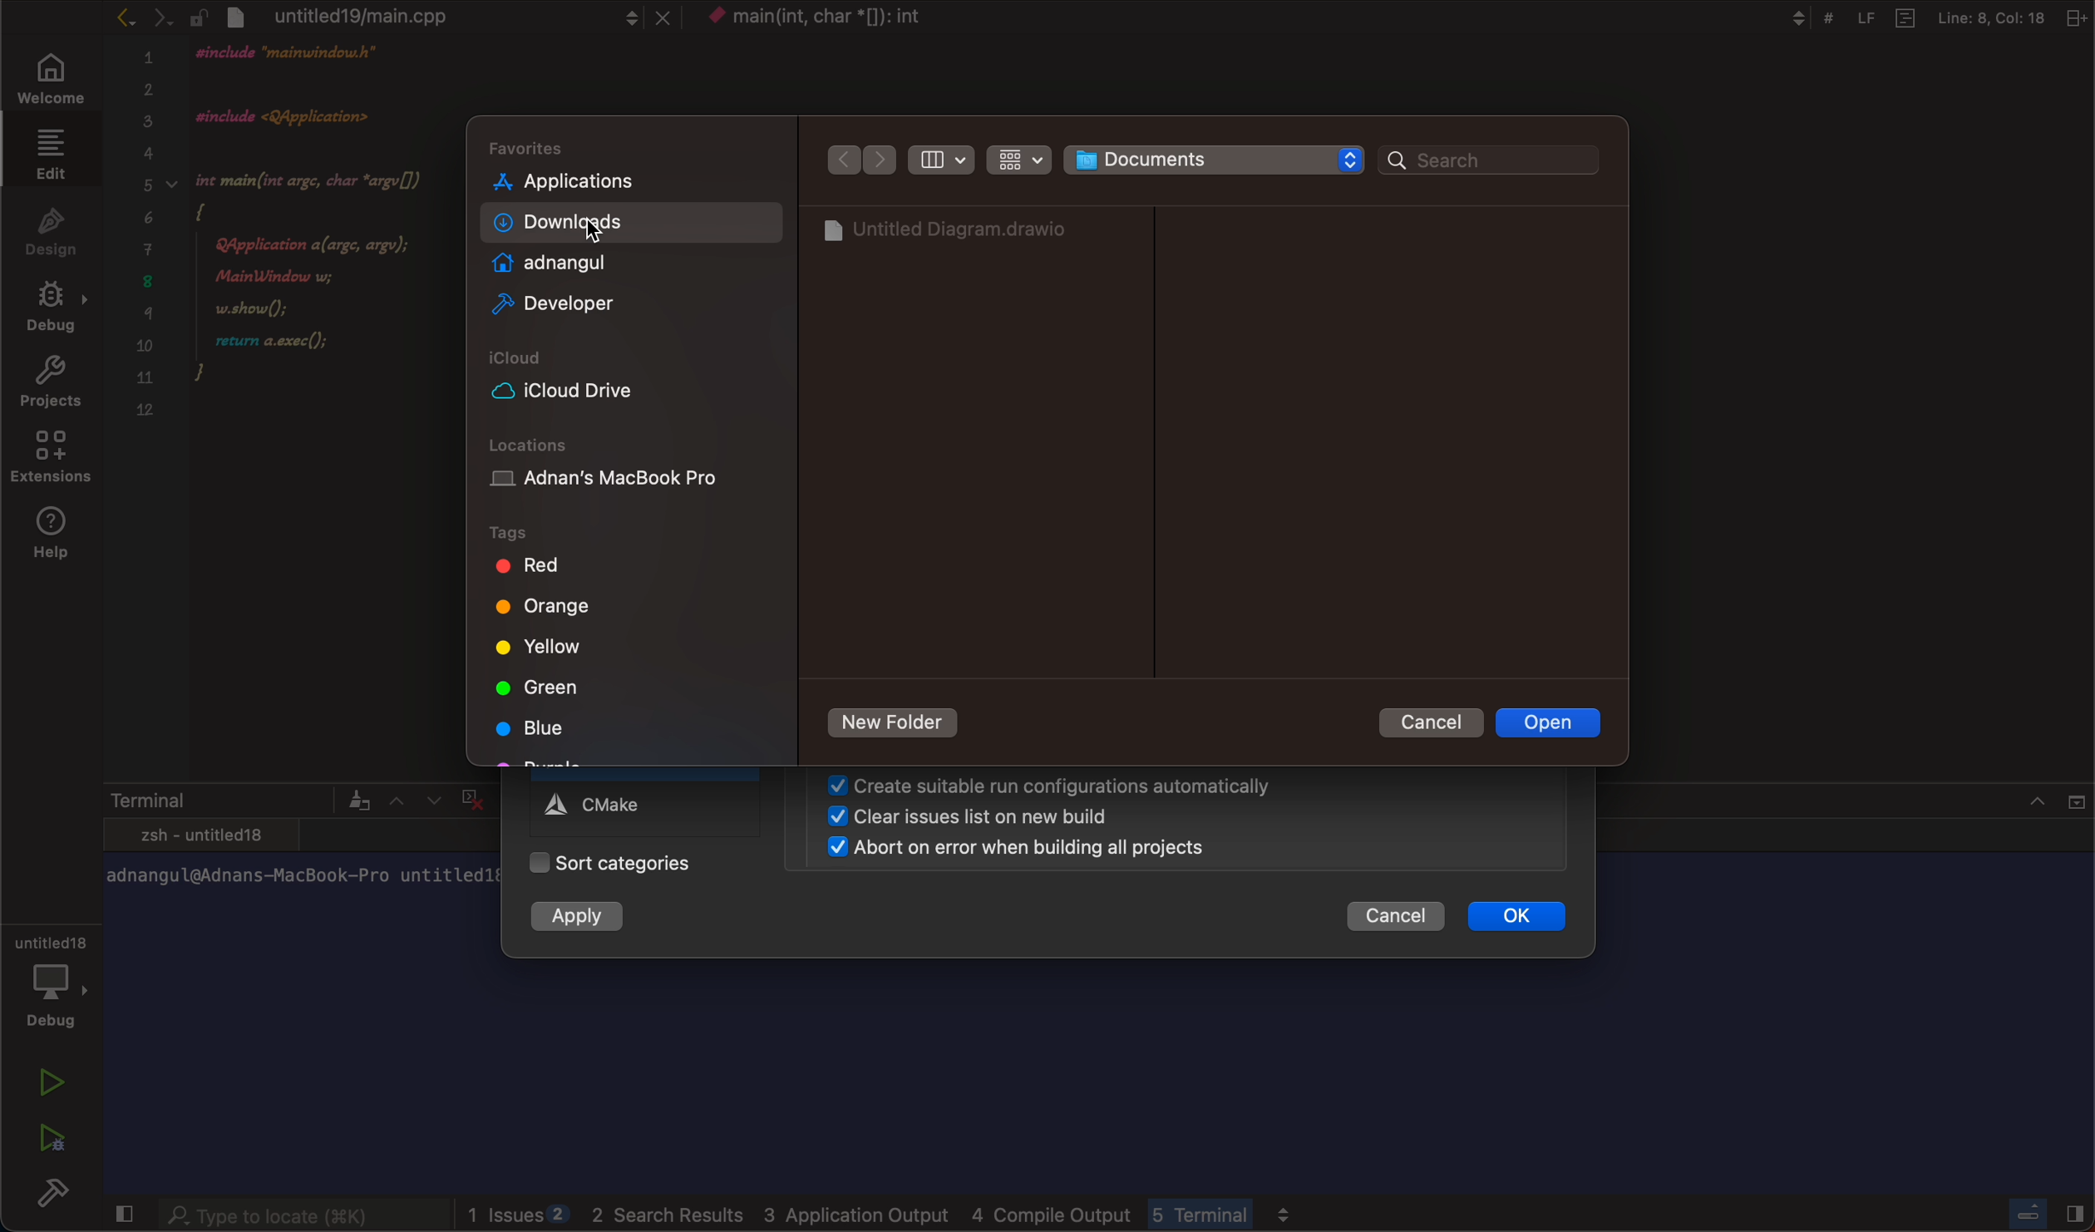  What do you see at coordinates (54, 304) in the screenshot?
I see `debug` at bounding box center [54, 304].